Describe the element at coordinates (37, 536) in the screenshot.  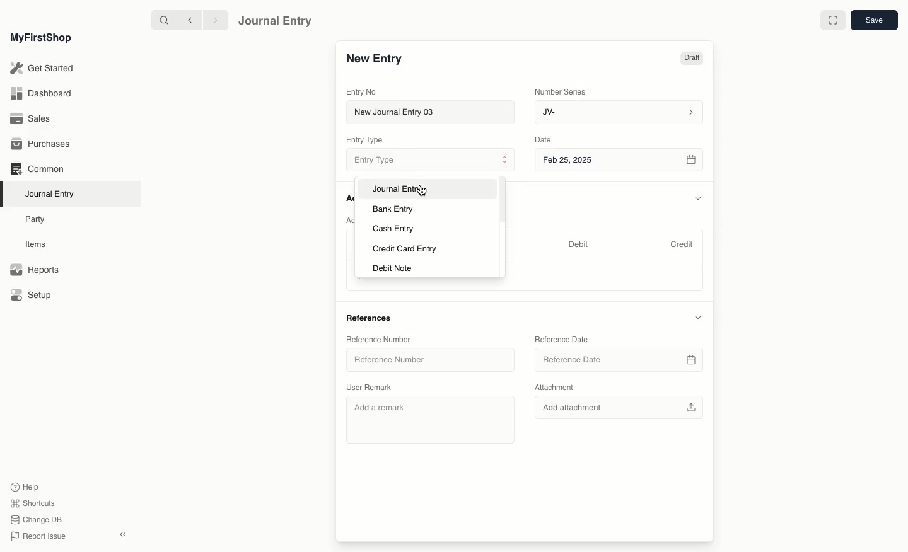
I see `Report Issue` at that location.